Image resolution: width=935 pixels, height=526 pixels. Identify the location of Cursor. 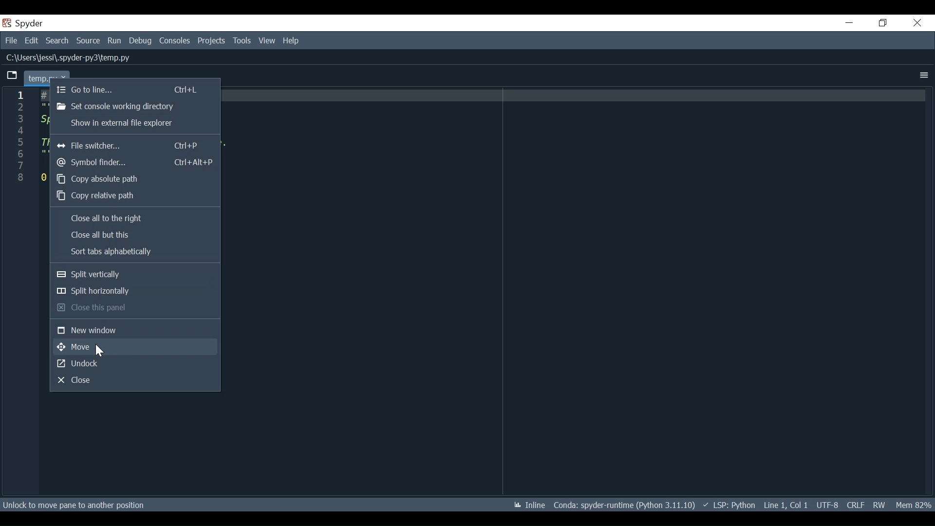
(100, 352).